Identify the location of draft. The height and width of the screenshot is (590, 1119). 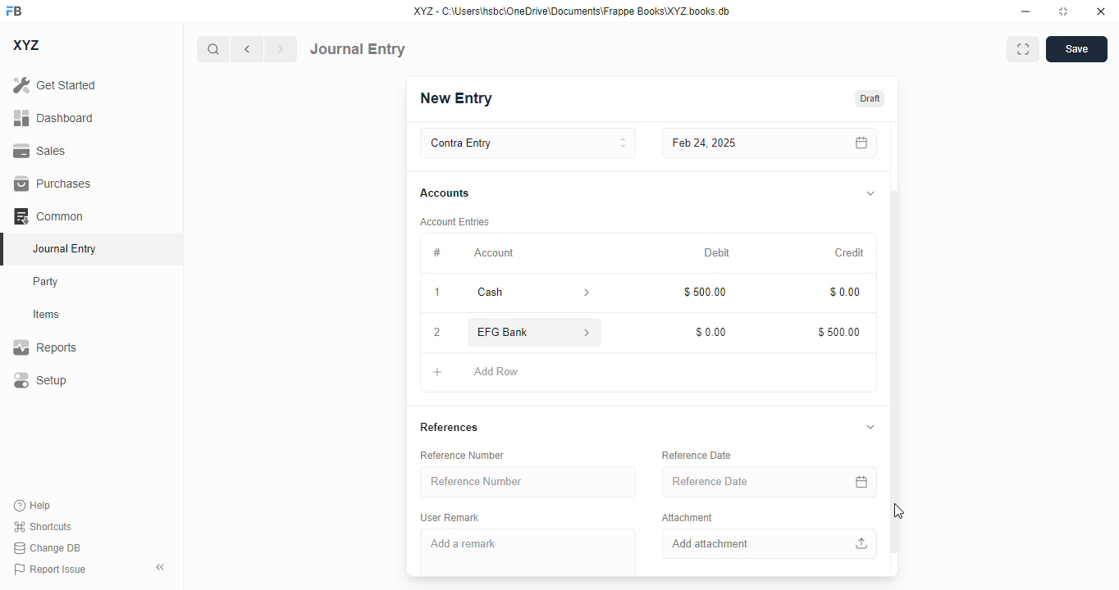
(870, 98).